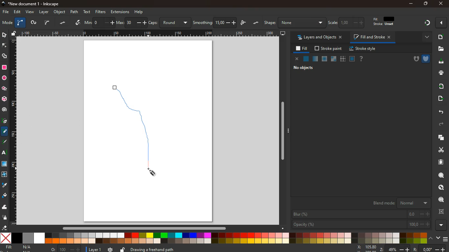 The image size is (449, 252). I want to click on extensions, so click(120, 11).